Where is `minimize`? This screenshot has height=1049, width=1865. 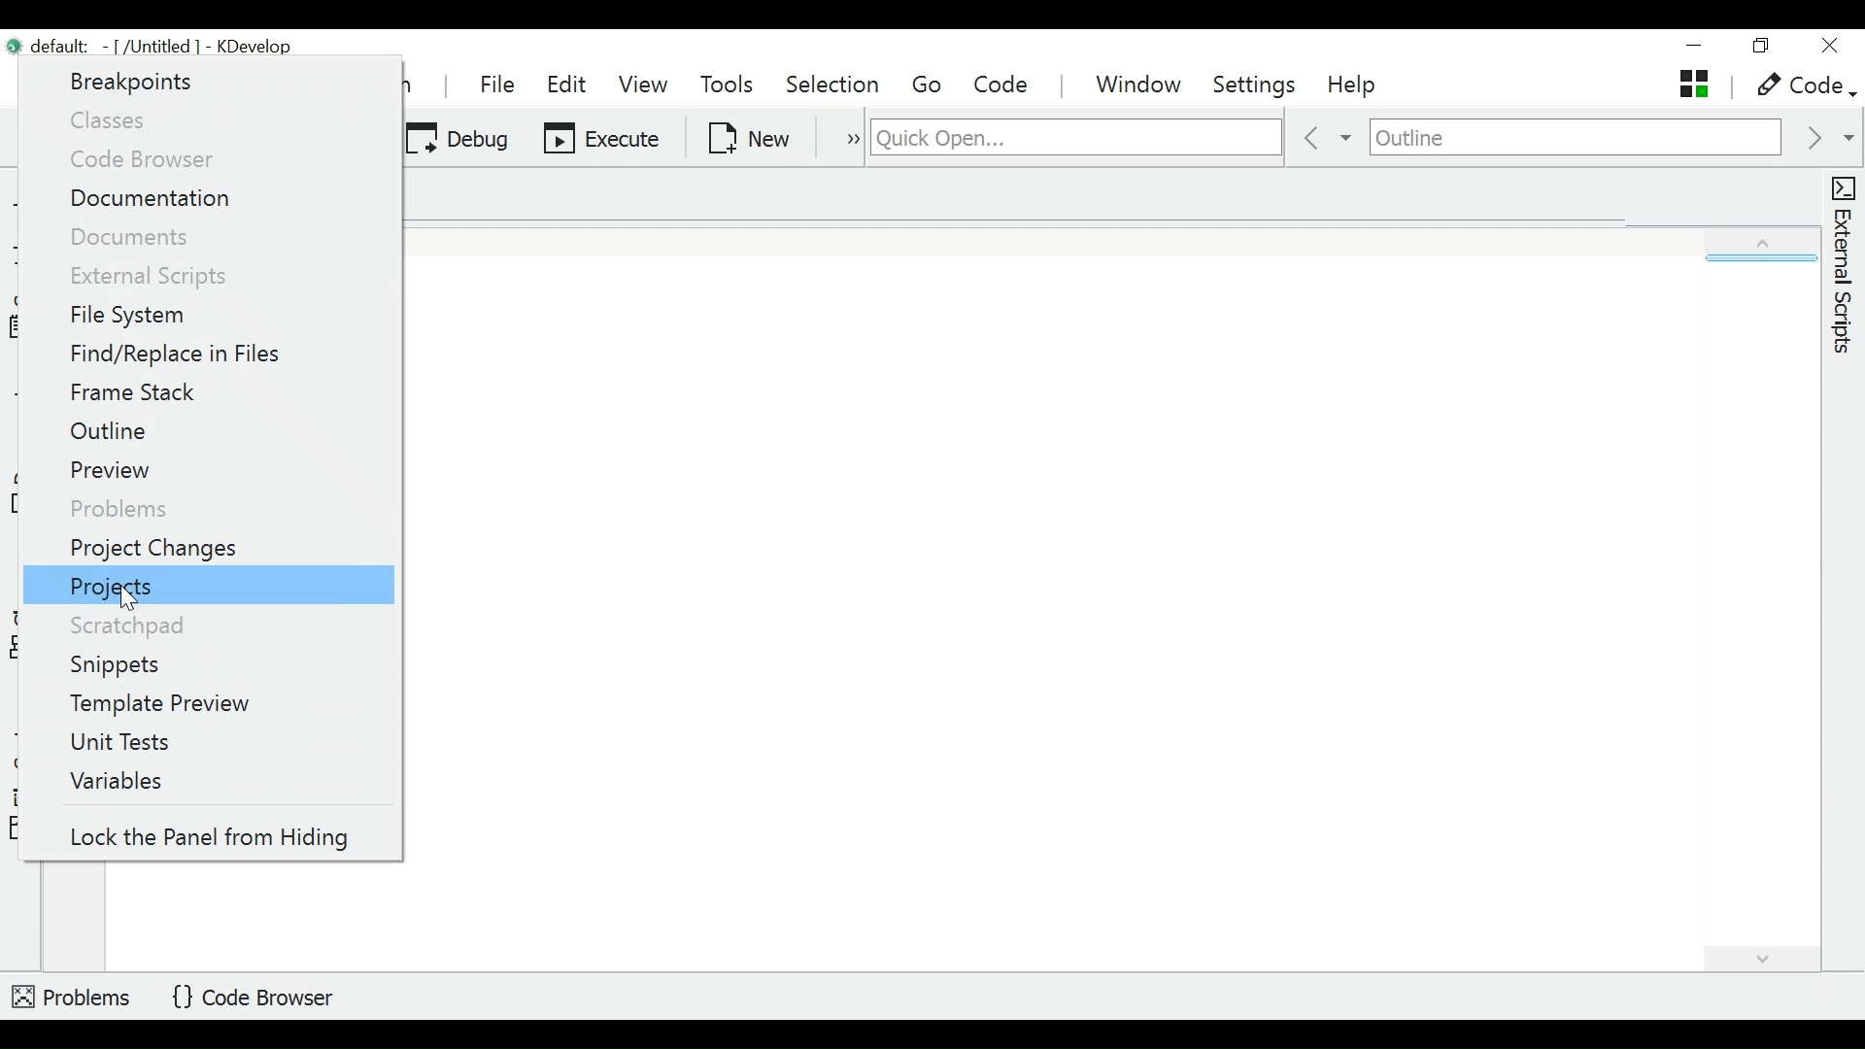
minimize is located at coordinates (1693, 47).